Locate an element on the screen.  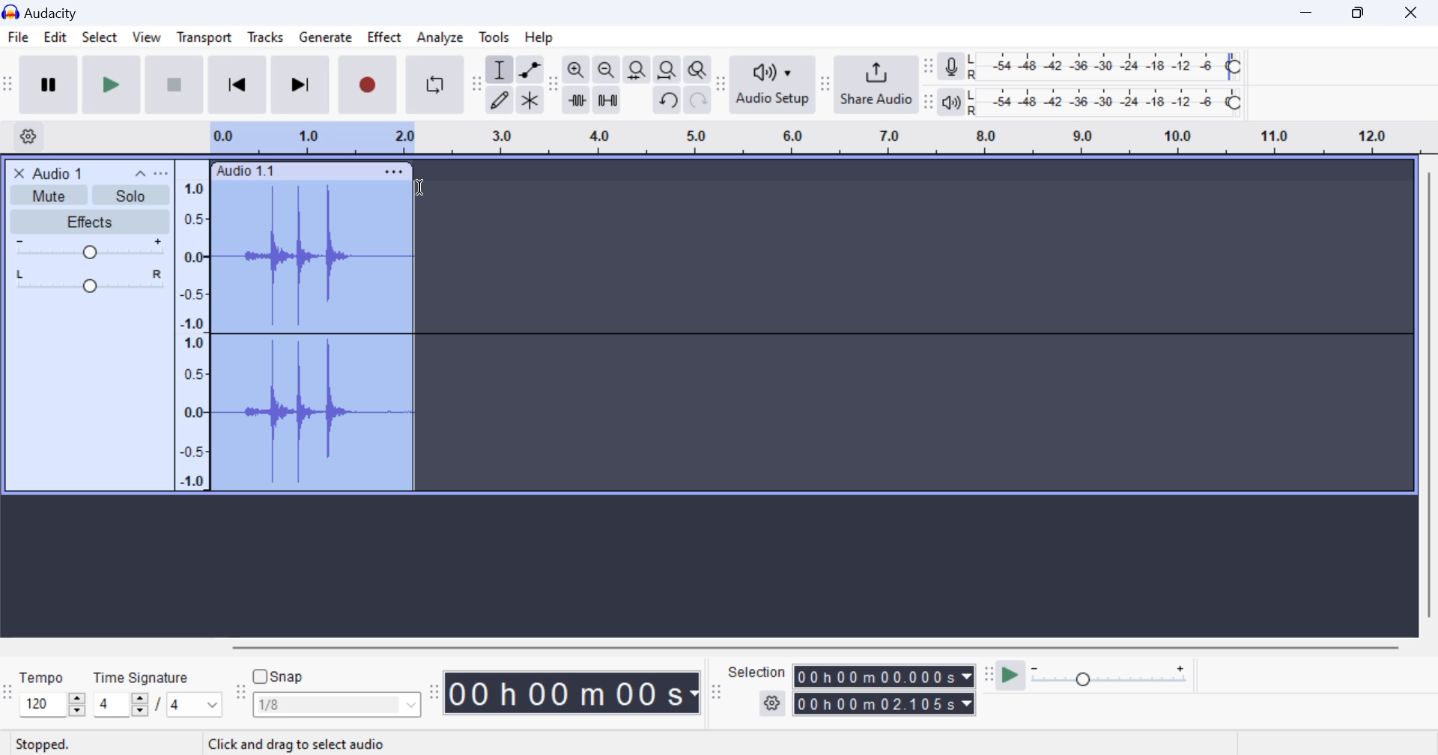
horizontal scrollbar is located at coordinates (830, 645).